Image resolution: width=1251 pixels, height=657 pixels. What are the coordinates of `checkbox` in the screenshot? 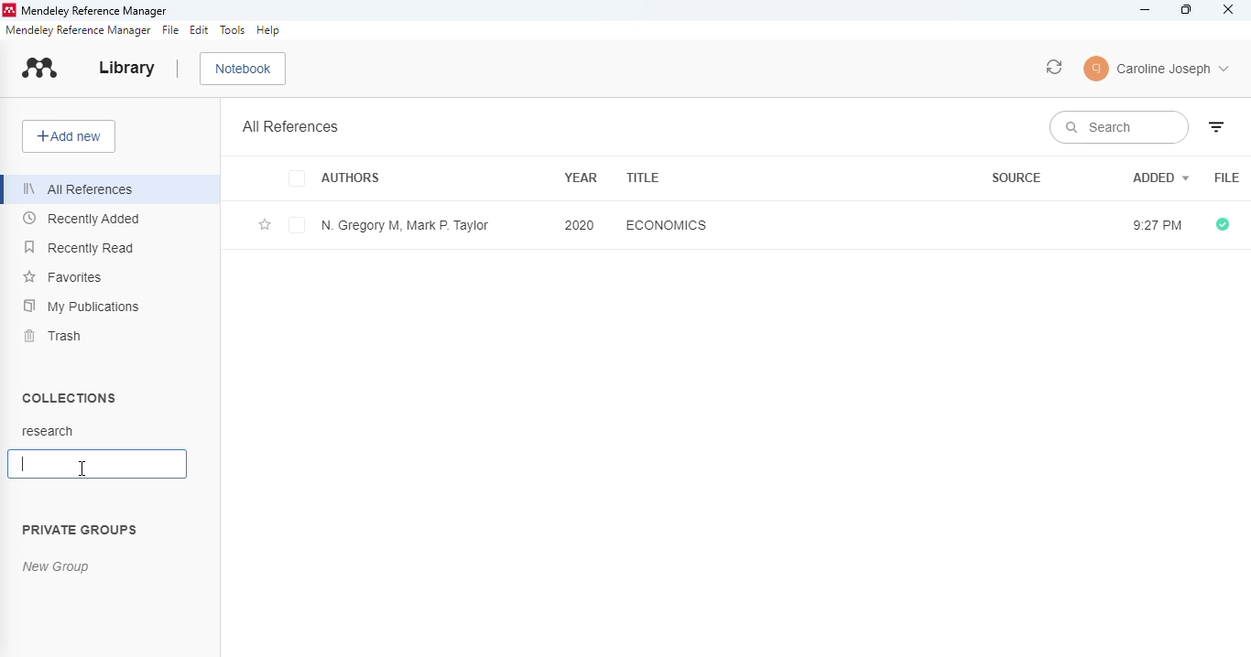 It's located at (298, 225).